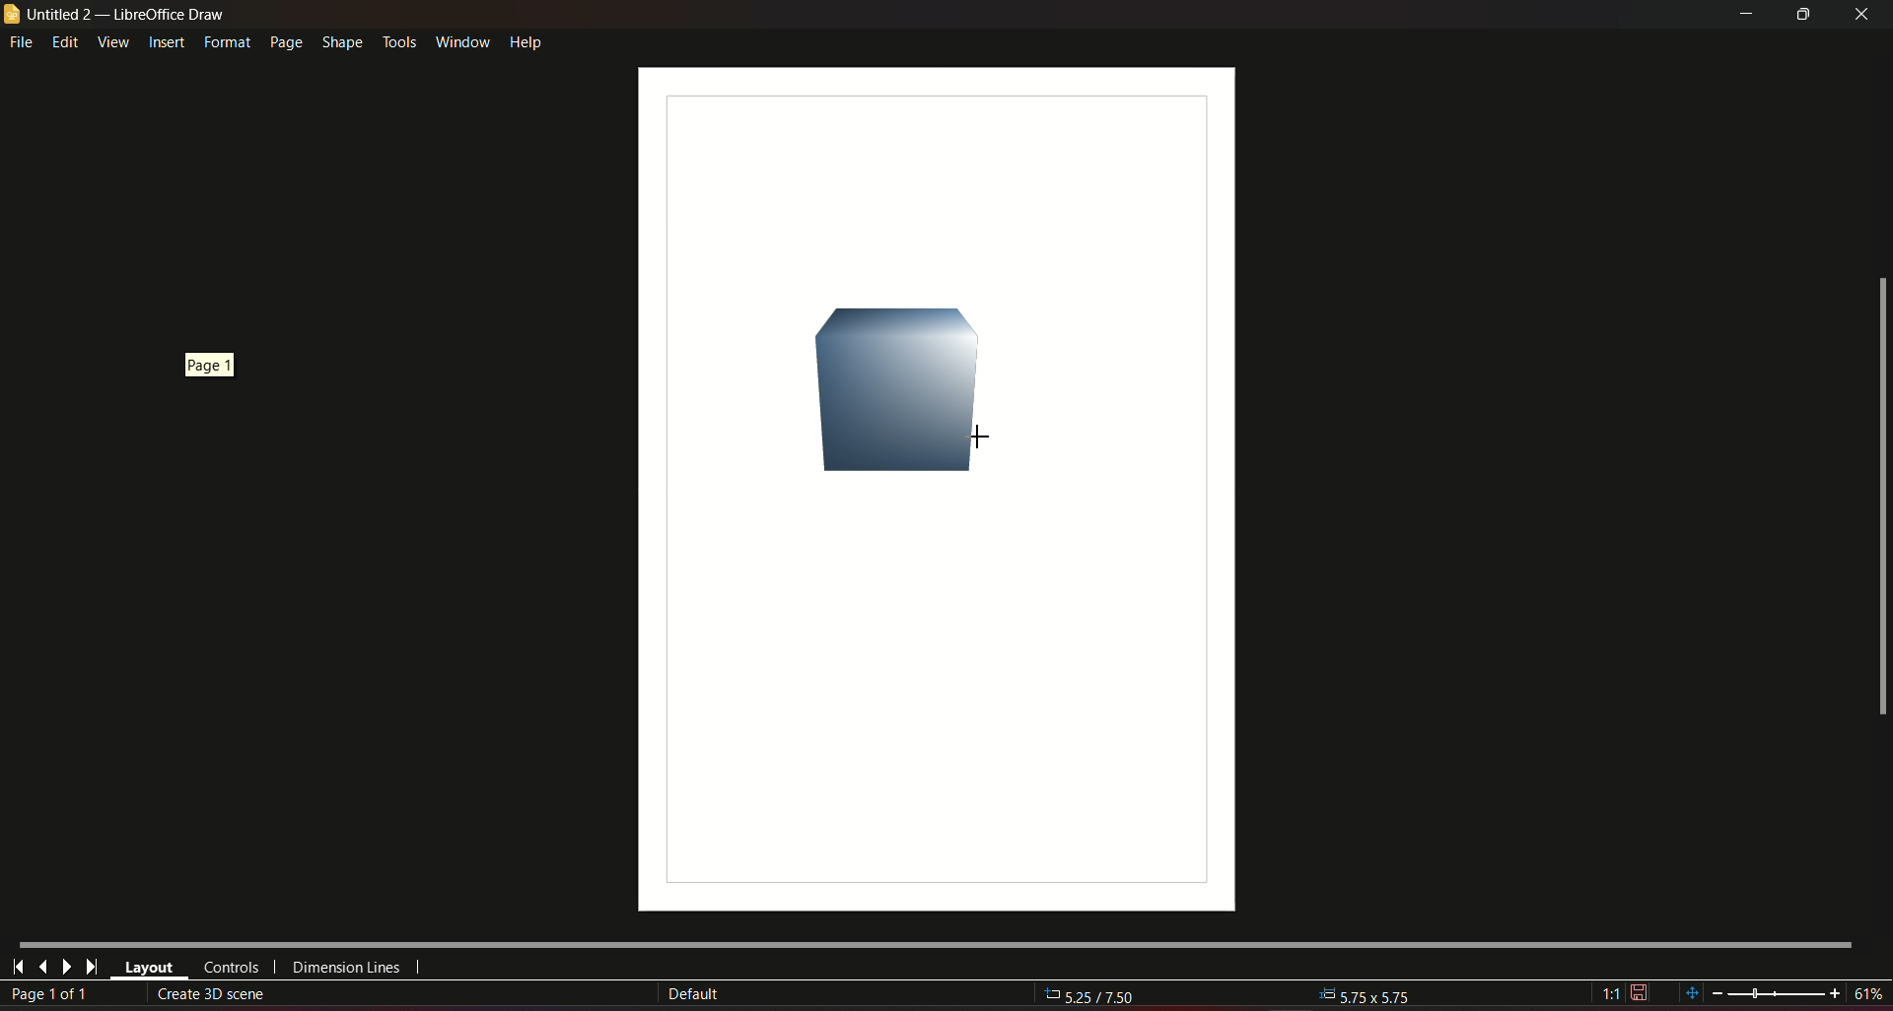  I want to click on last page, so click(42, 966).